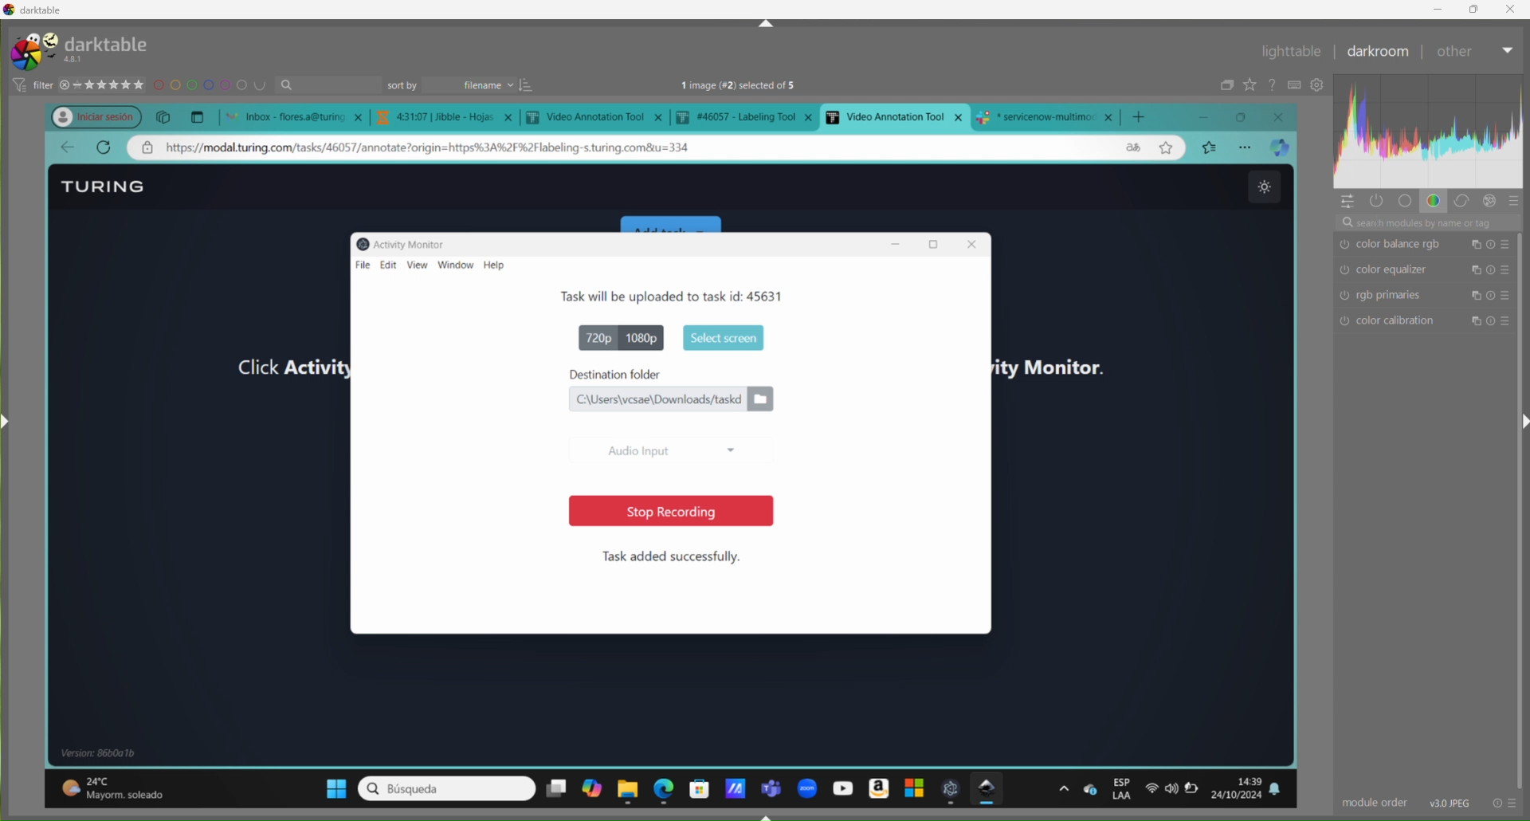 The height and width of the screenshot is (821, 1530). Describe the element at coordinates (457, 265) in the screenshot. I see `window` at that location.